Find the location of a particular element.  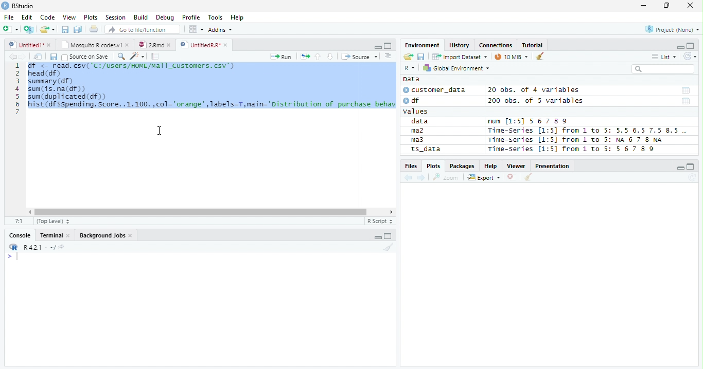

10 MiB is located at coordinates (512, 57).